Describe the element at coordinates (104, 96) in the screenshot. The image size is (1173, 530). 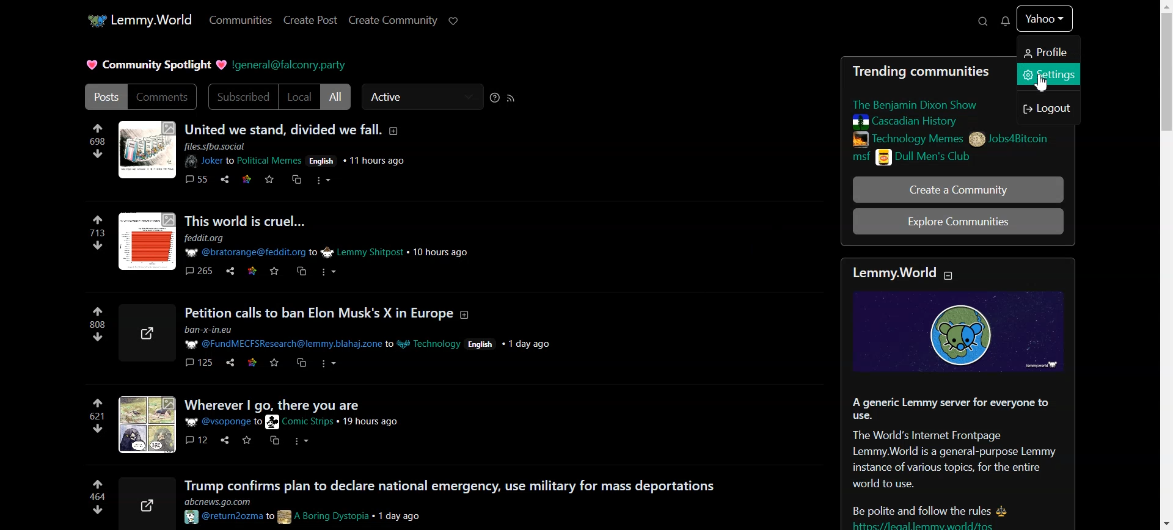
I see `Posts` at that location.